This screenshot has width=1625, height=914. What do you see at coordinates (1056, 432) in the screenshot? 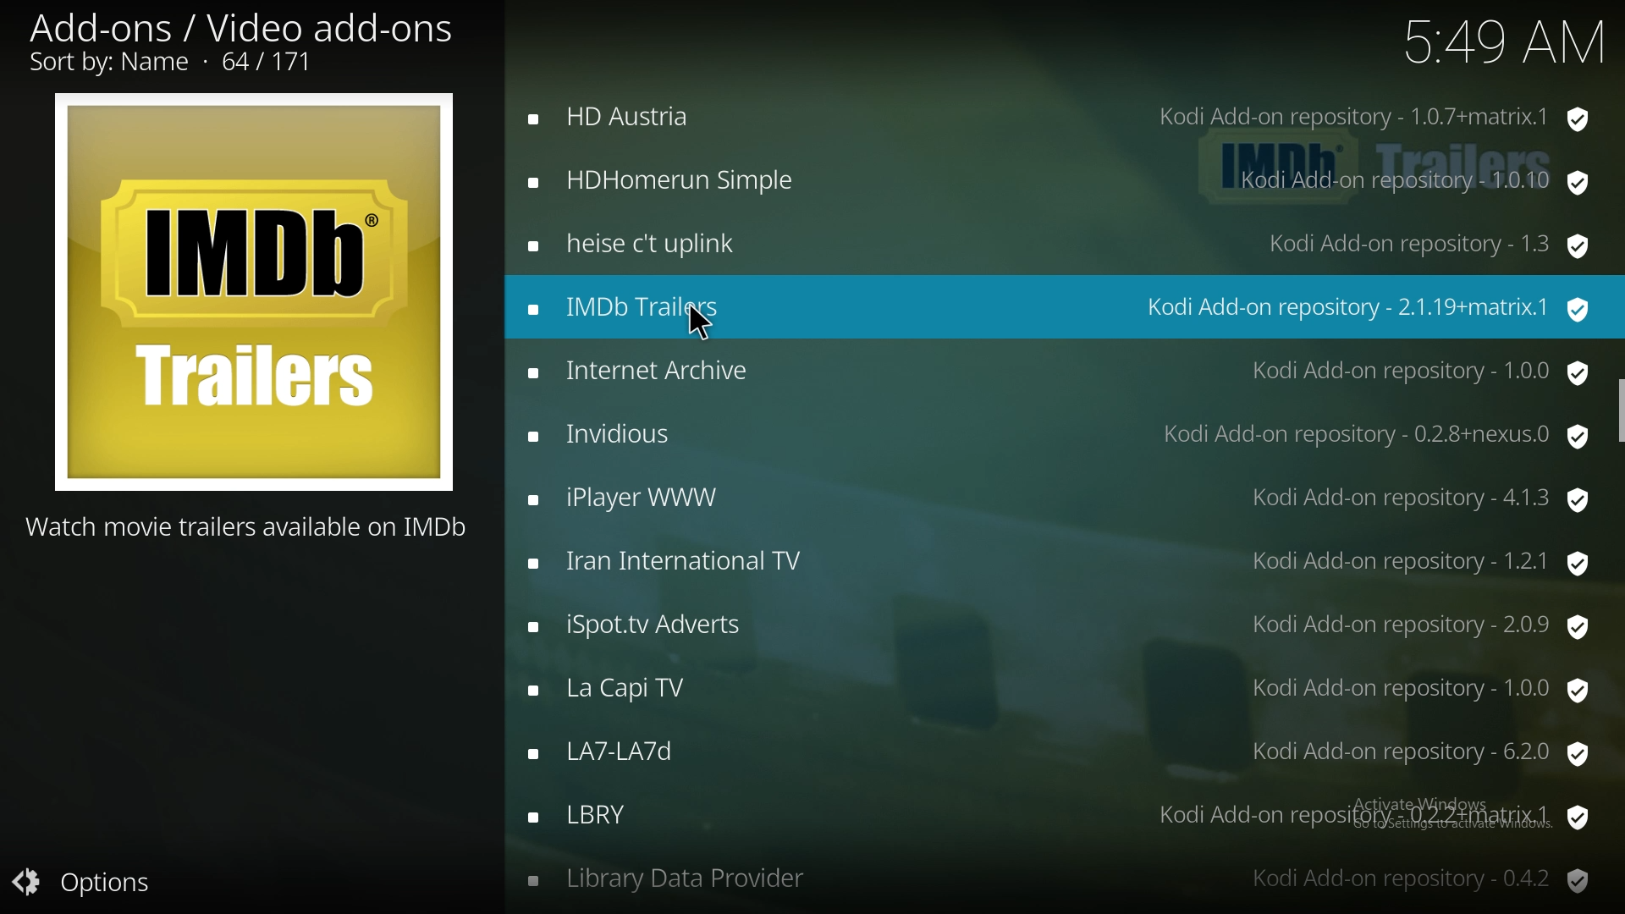
I see `add on` at bounding box center [1056, 432].